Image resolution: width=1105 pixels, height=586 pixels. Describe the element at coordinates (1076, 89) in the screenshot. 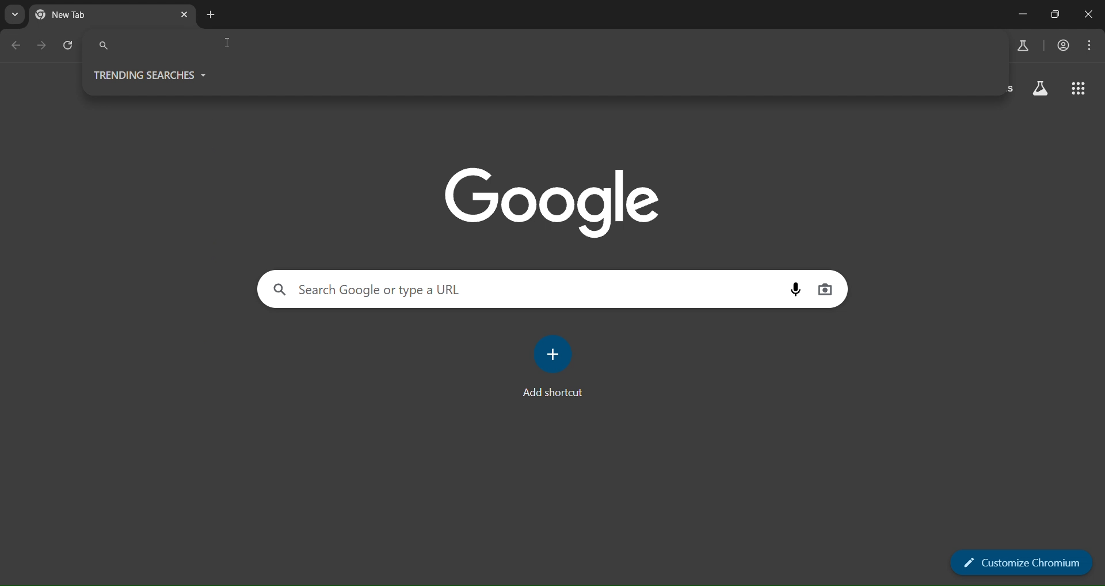

I see `google apps` at that location.